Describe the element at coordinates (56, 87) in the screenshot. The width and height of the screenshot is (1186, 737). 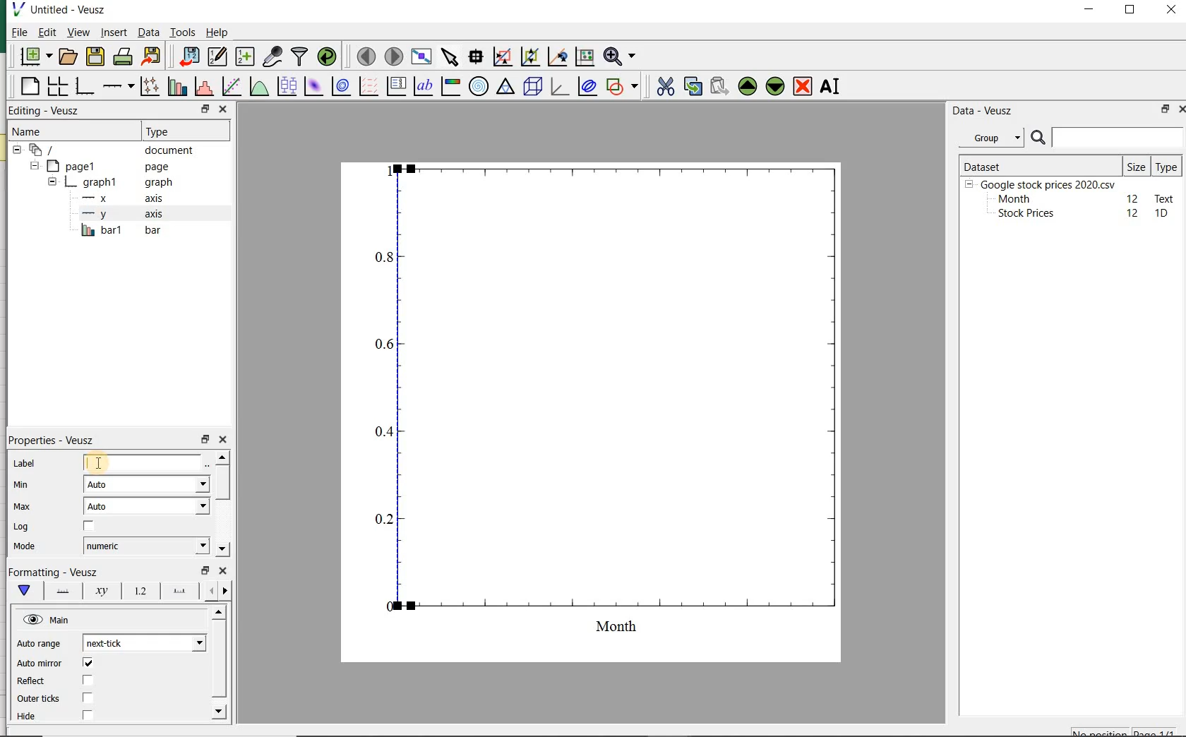
I see `arrange graphs in a grid` at that location.